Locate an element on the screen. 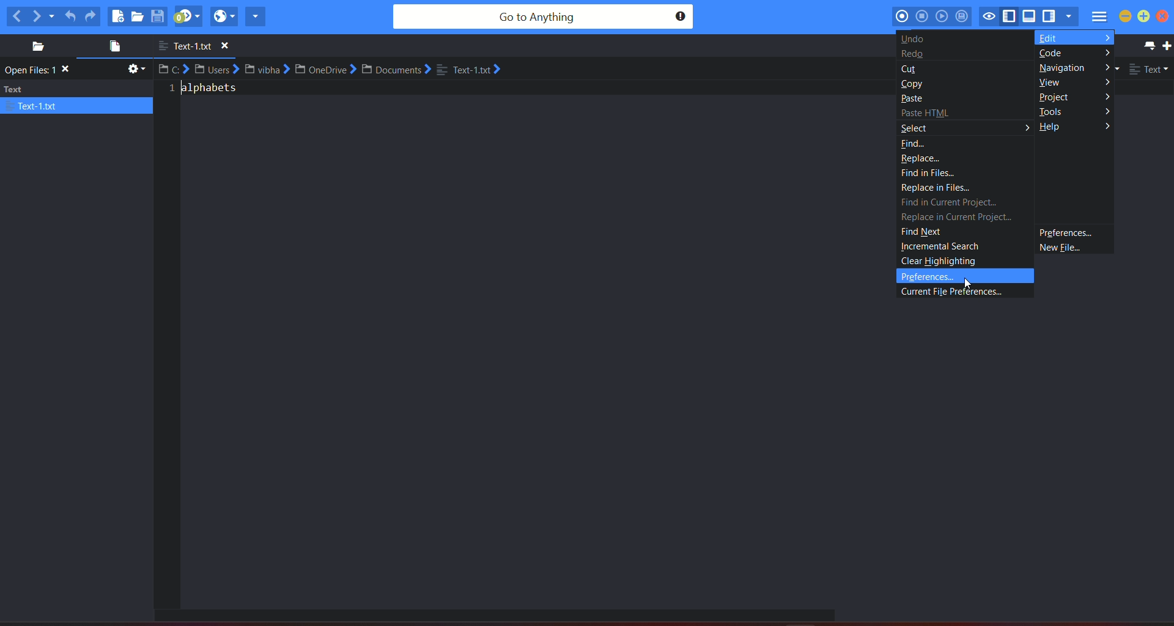 The width and height of the screenshot is (1174, 626). copy is located at coordinates (917, 85).